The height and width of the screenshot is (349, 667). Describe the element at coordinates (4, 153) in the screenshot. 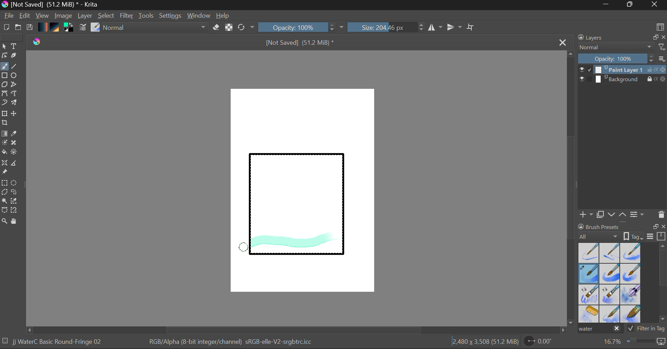

I see `Fill` at that location.